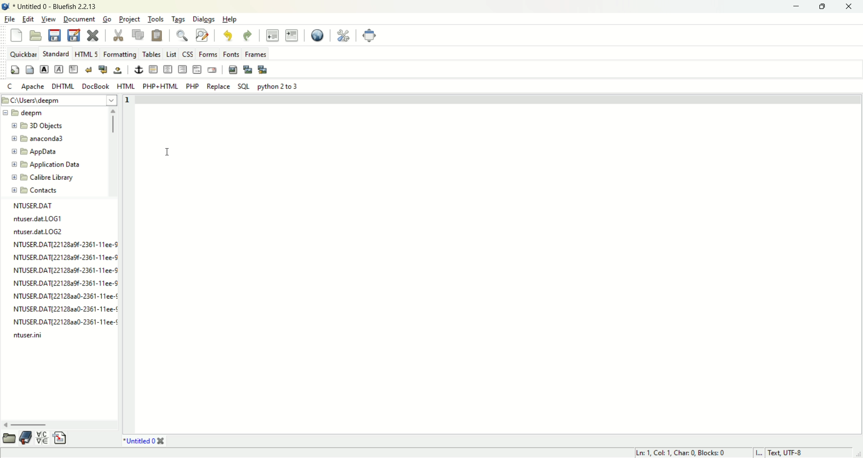 The width and height of the screenshot is (863, 458). I want to click on new file, so click(16, 35).